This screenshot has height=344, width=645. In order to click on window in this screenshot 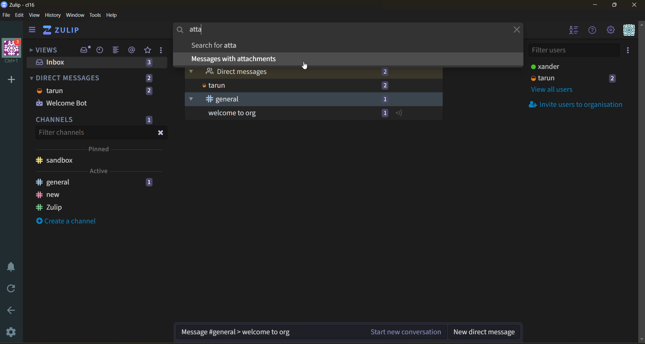, I will do `click(75, 15)`.